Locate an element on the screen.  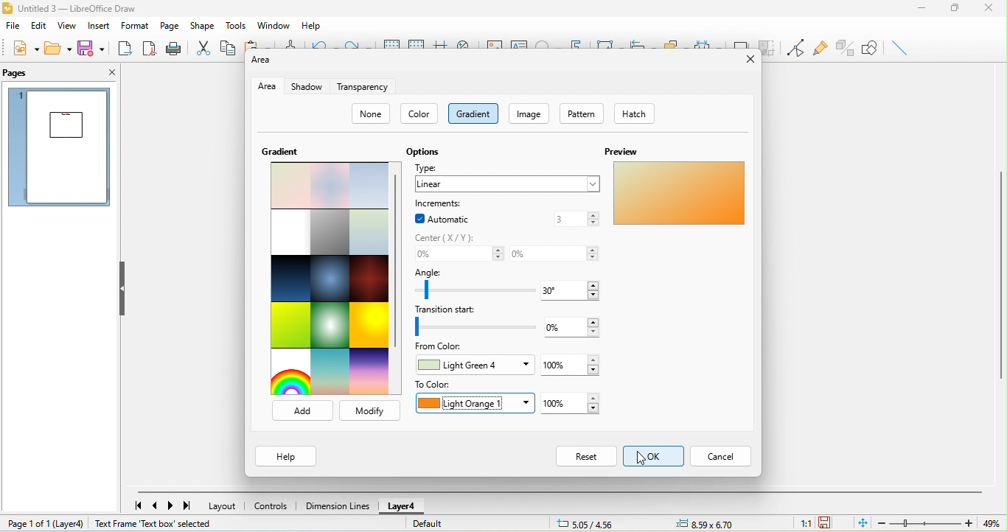
set transition start is located at coordinates (474, 327).